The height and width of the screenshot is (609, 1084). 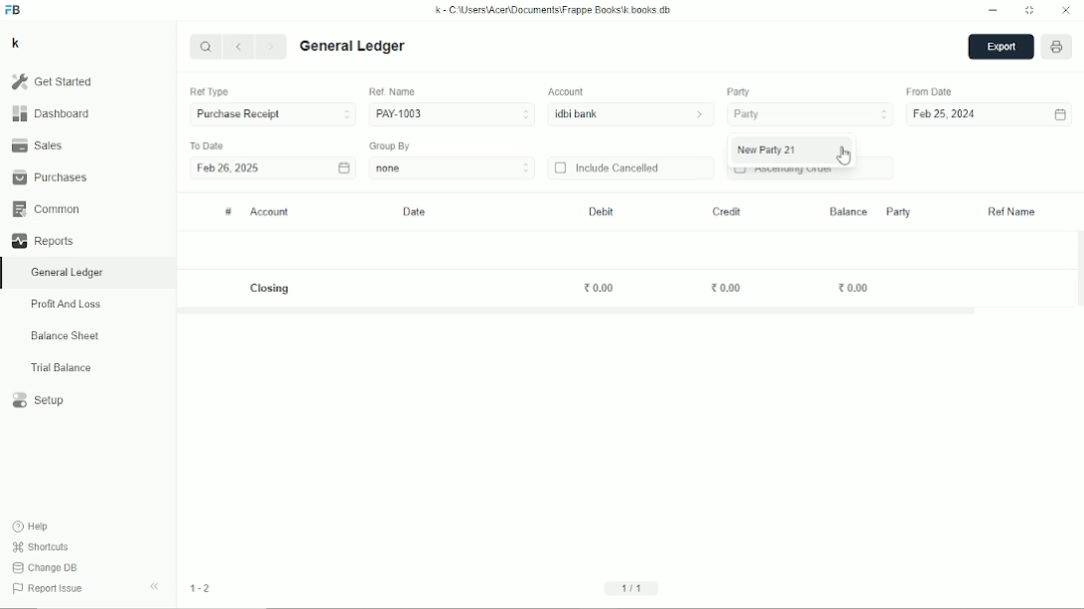 What do you see at coordinates (767, 150) in the screenshot?
I see `New party 21` at bounding box center [767, 150].